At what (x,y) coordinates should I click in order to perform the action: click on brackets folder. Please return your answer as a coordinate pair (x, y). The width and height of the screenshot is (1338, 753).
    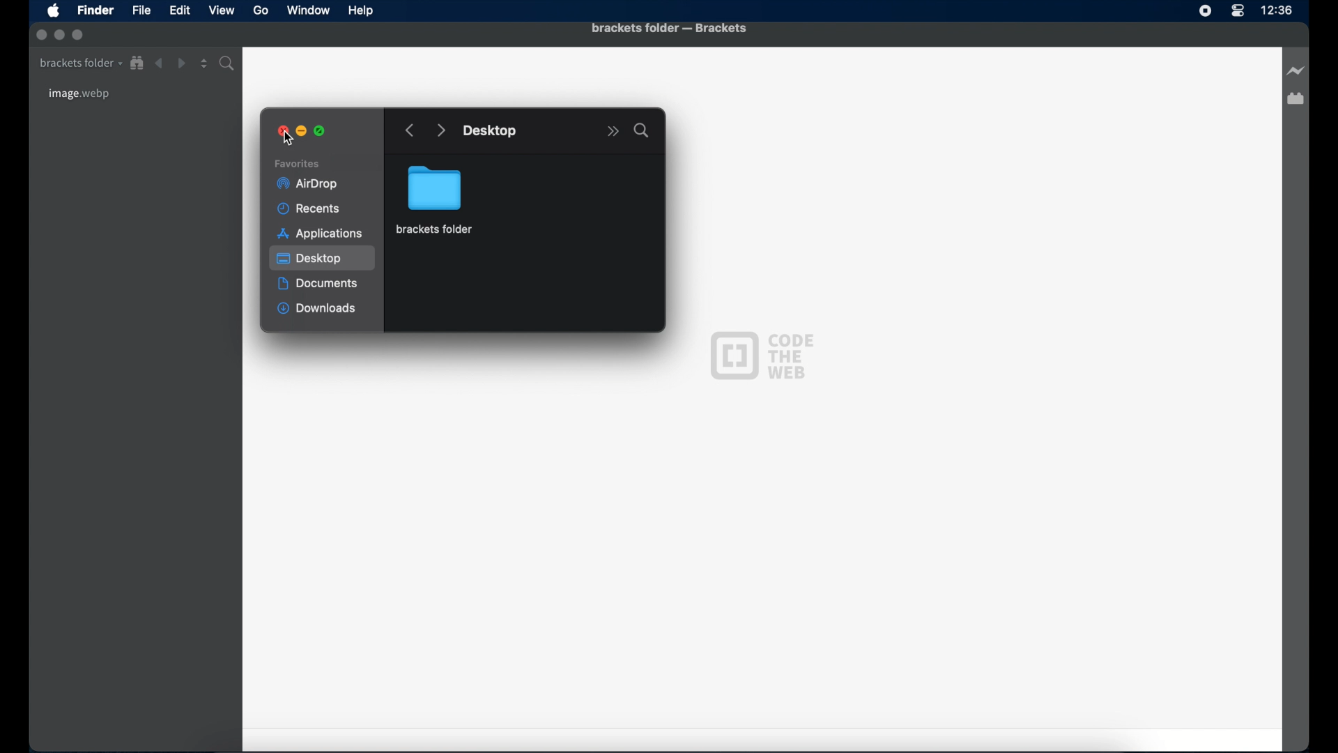
    Looking at the image, I should click on (81, 63).